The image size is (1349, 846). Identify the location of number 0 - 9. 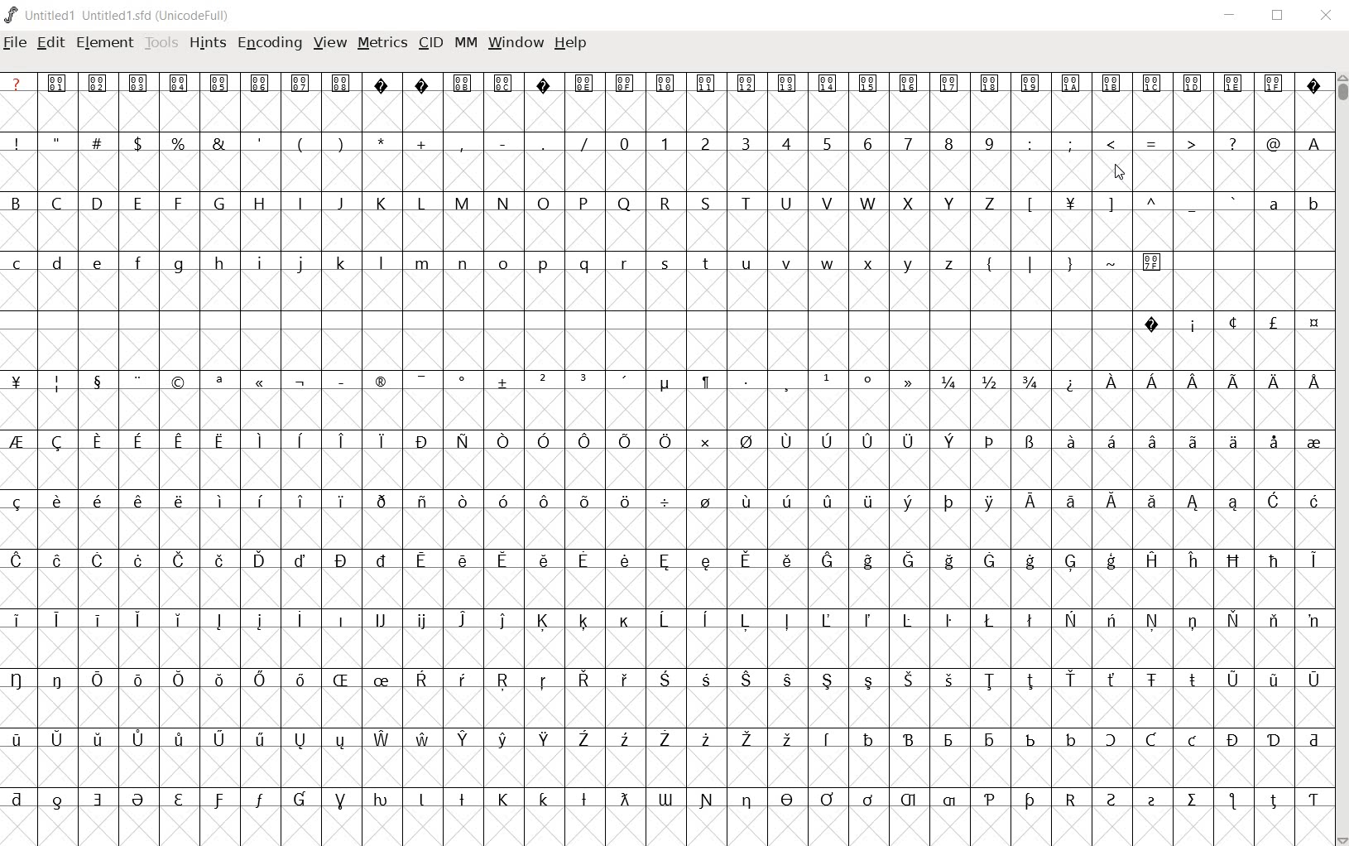
(806, 143).